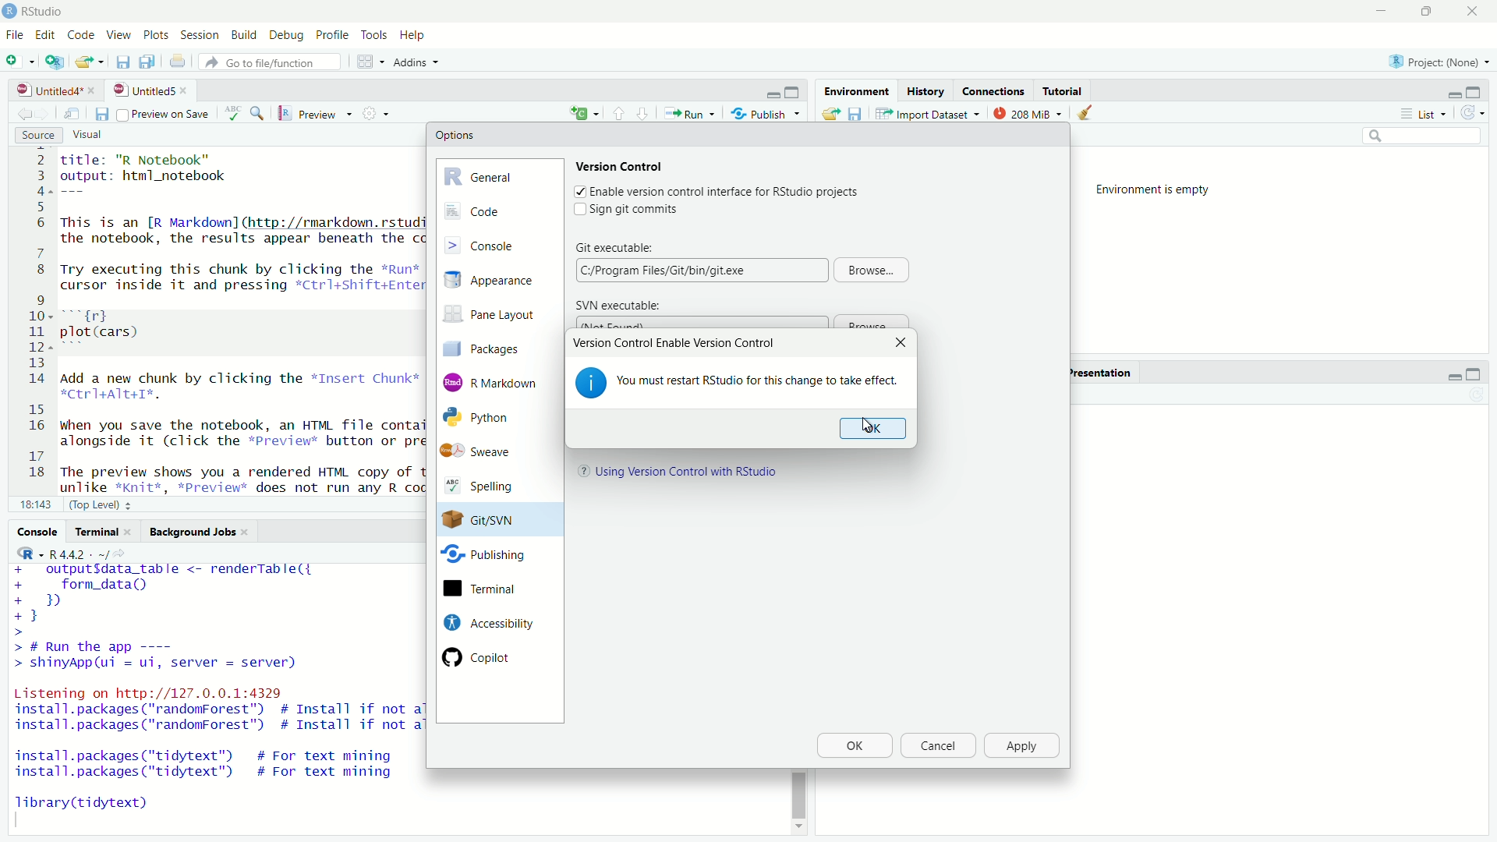  Describe the element at coordinates (45, 36) in the screenshot. I see `Edit` at that location.